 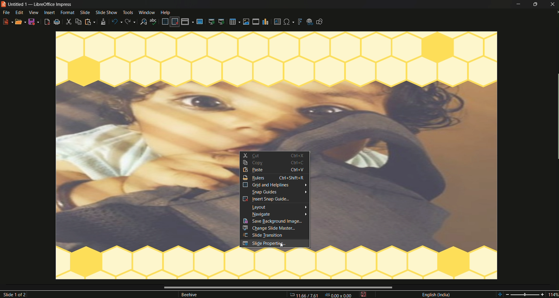 What do you see at coordinates (116, 21) in the screenshot?
I see `undo` at bounding box center [116, 21].